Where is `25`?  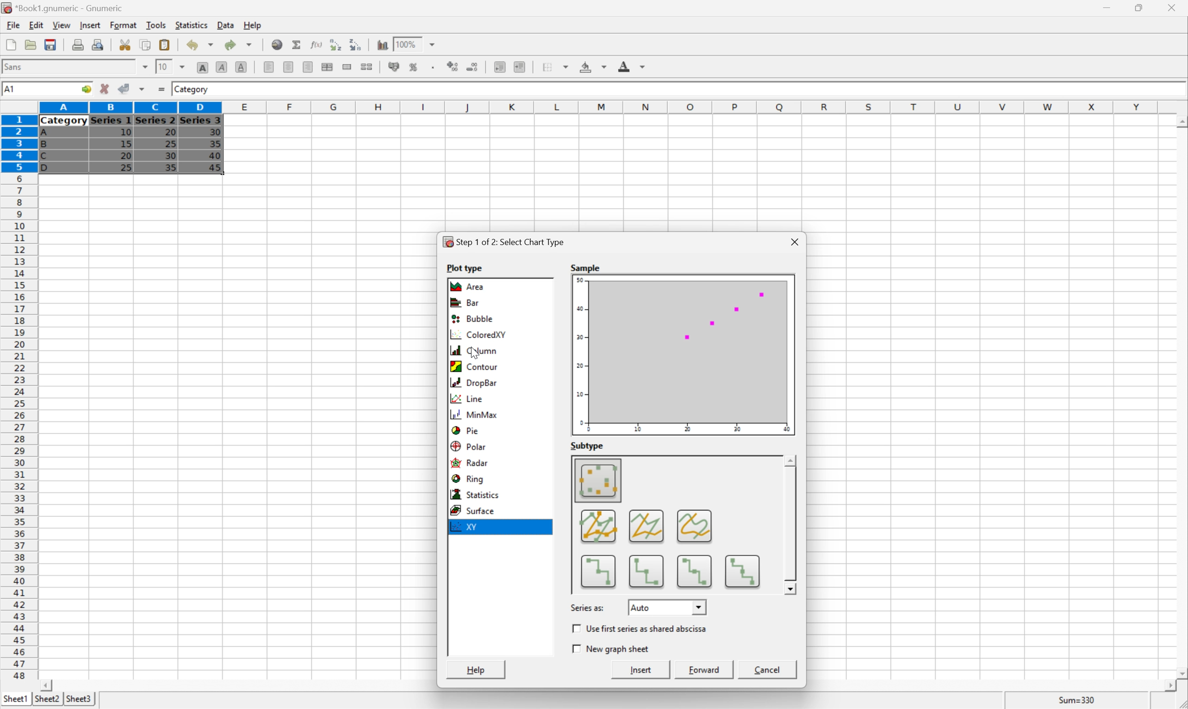
25 is located at coordinates (126, 168).